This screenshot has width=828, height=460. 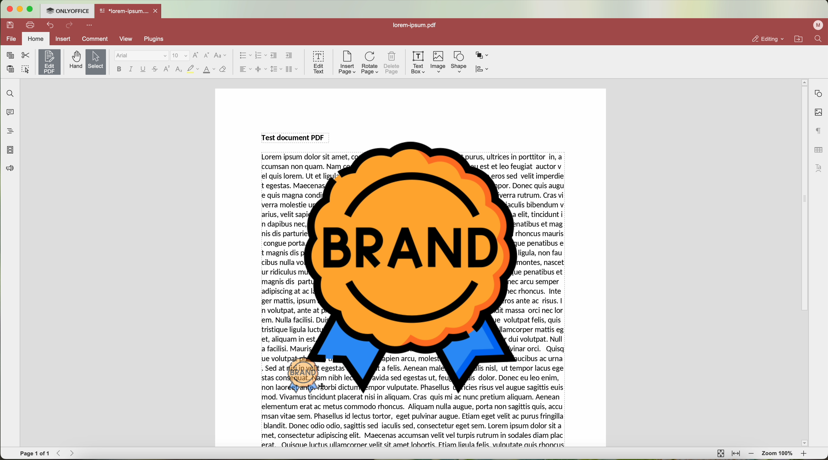 I want to click on insert page, so click(x=346, y=63).